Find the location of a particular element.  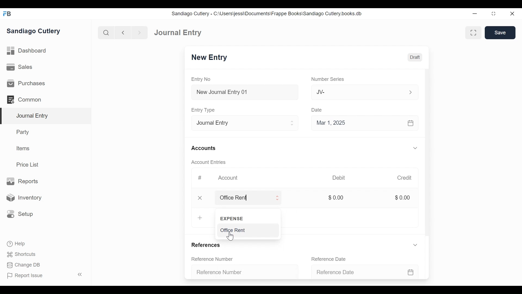

Draft is located at coordinates (414, 57).